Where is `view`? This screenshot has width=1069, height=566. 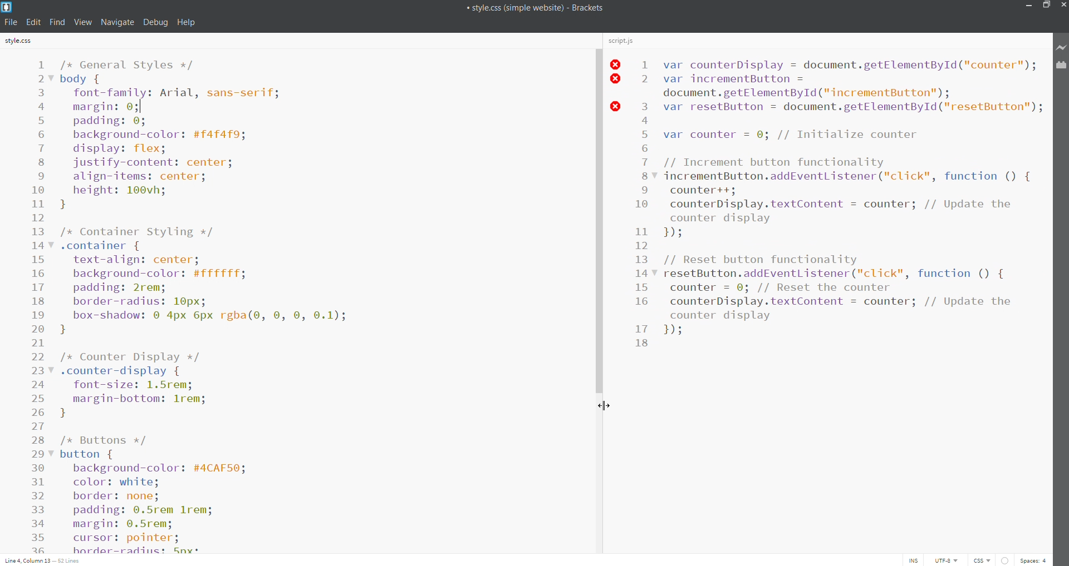 view is located at coordinates (82, 23).